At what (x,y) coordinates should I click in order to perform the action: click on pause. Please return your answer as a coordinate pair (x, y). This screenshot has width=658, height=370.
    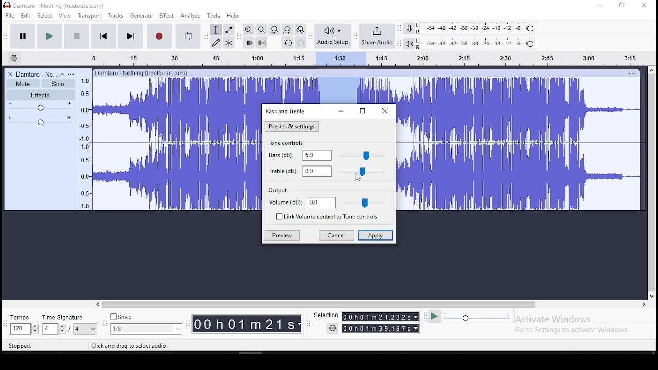
    Looking at the image, I should click on (24, 36).